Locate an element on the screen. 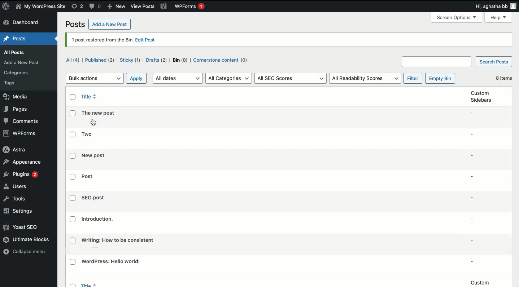 The width and height of the screenshot is (519, 287). Appearance  is located at coordinates (22, 163).